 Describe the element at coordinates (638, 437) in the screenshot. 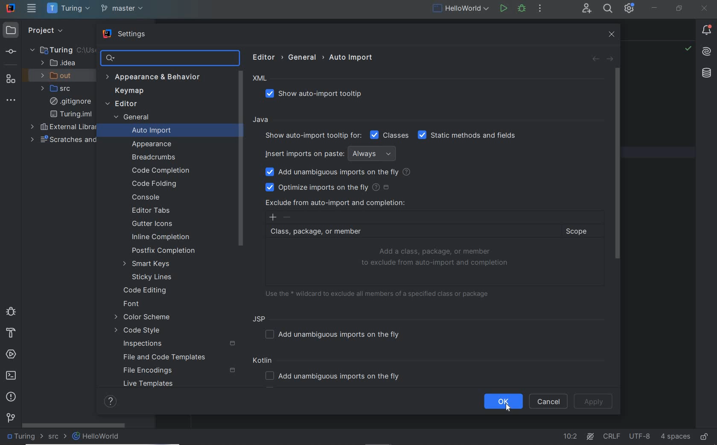

I see `UTF-8(FILE ENCODING)` at that location.